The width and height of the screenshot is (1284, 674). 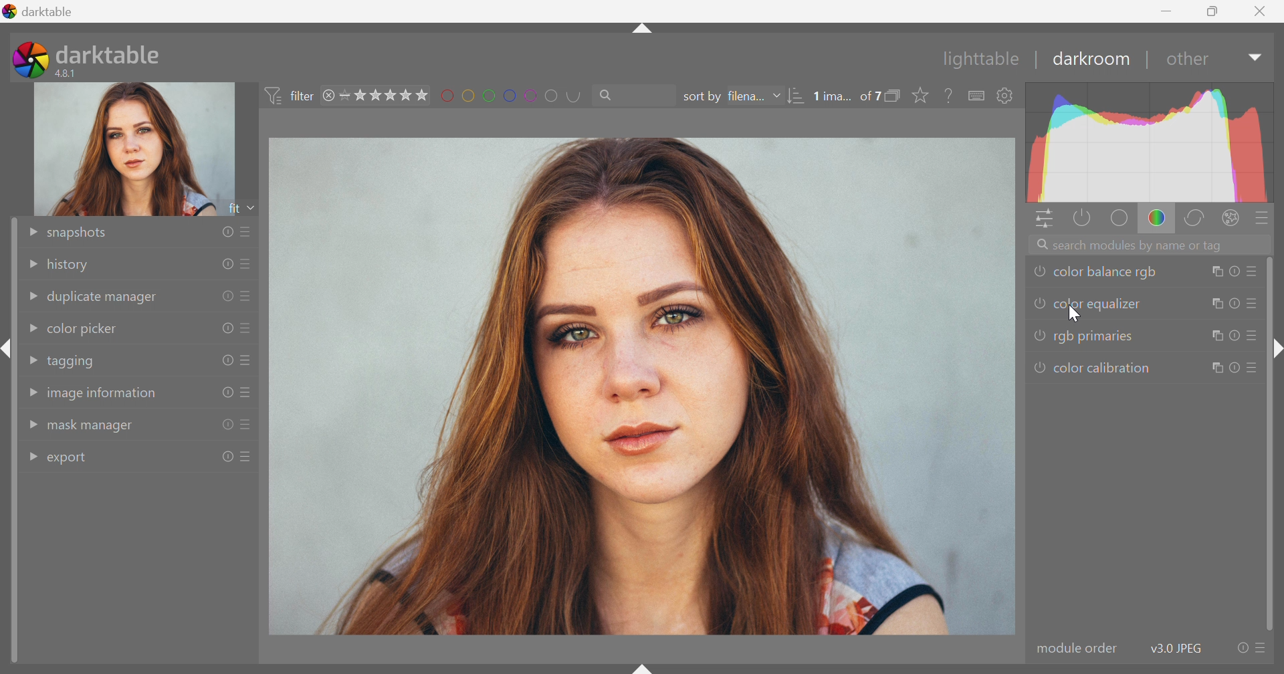 I want to click on Drop Down, so click(x=1253, y=59).